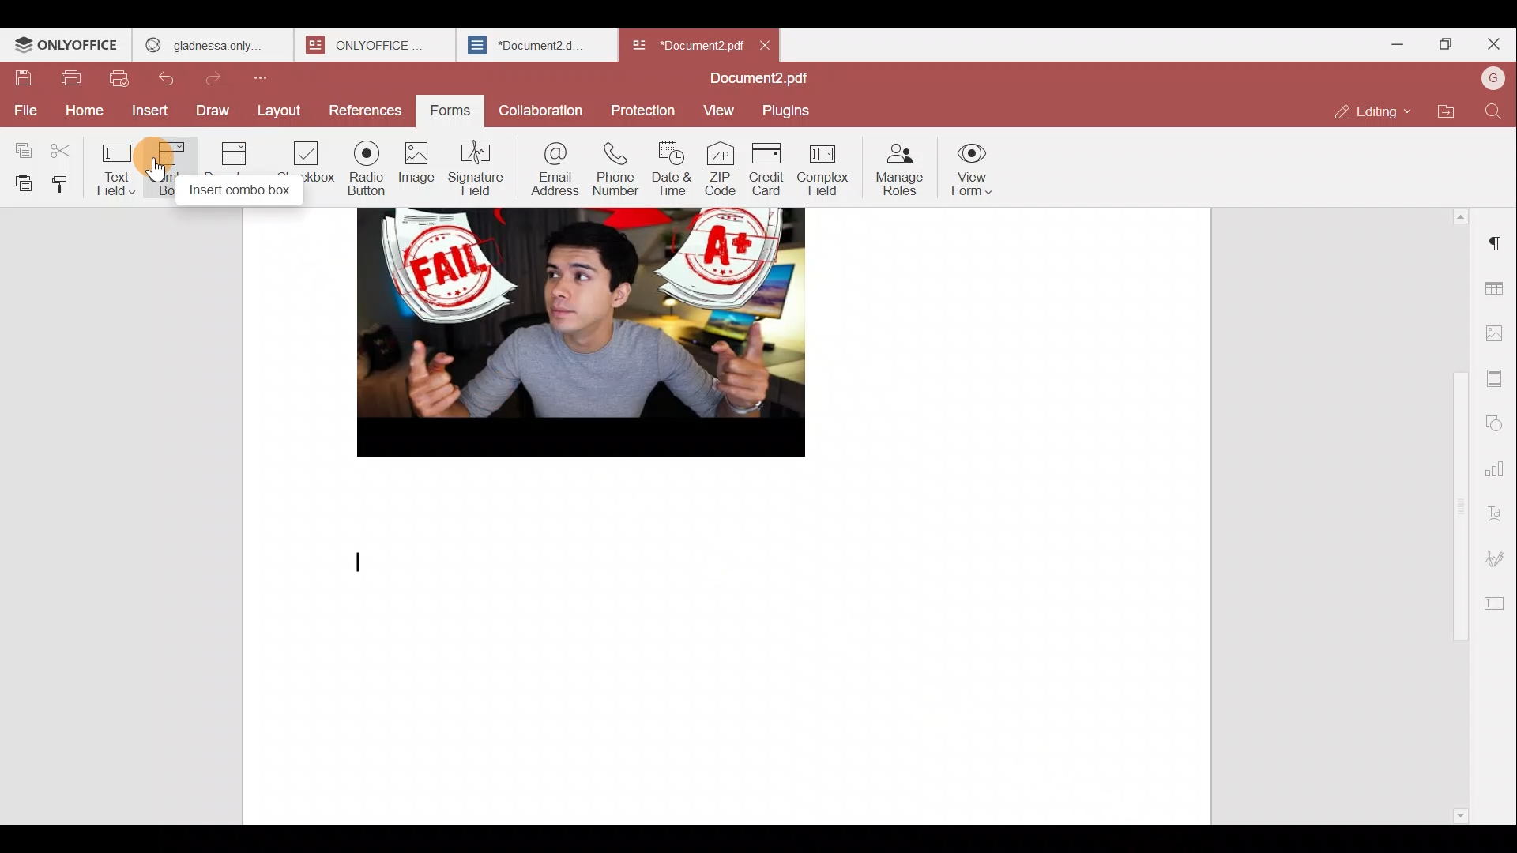 The height and width of the screenshot is (853, 1517). I want to click on Text Art settings, so click(1498, 512).